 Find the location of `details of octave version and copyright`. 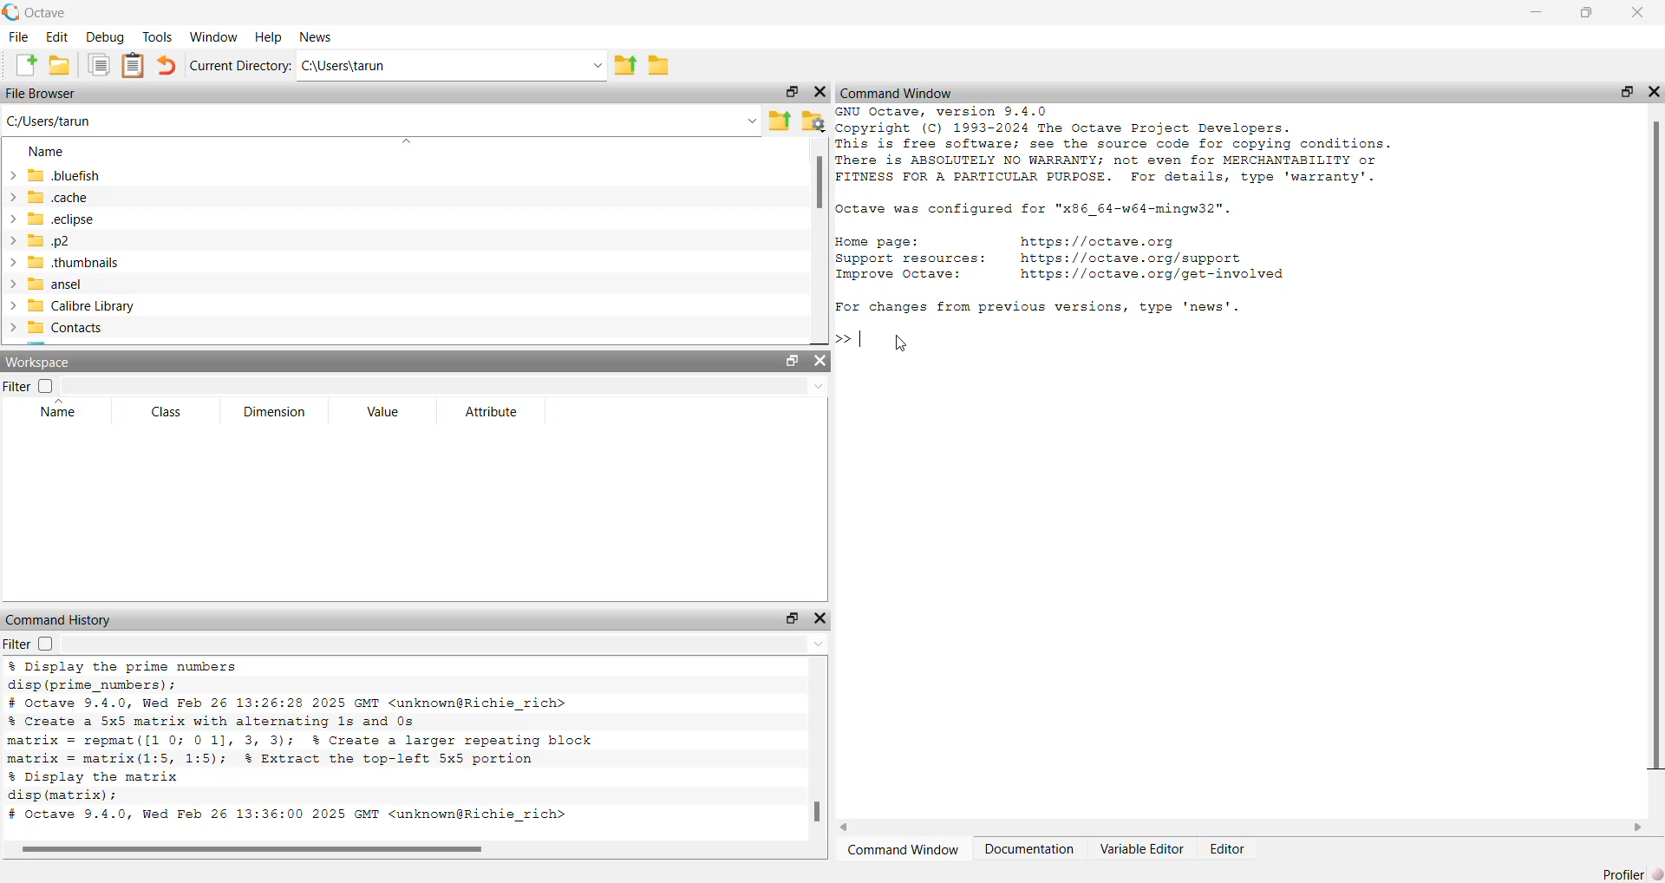

details of octave version and copyright is located at coordinates (1148, 147).